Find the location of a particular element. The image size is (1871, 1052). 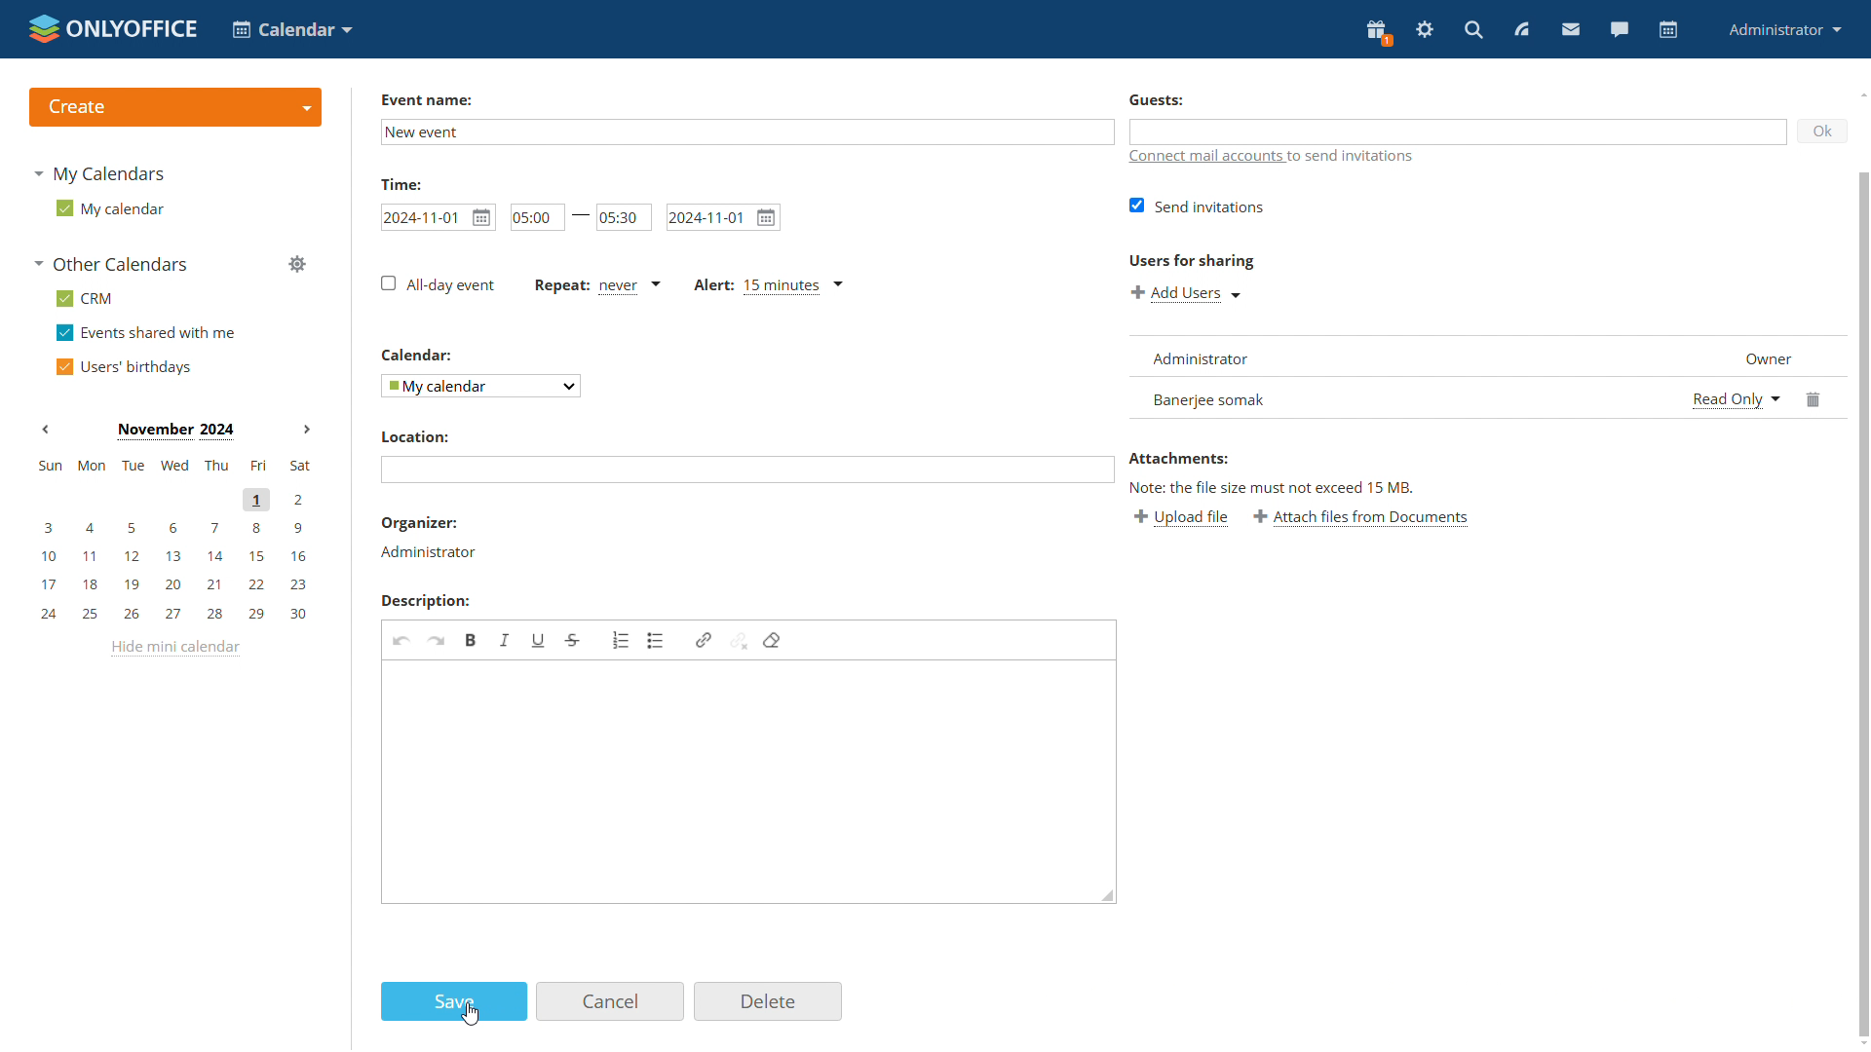

Select end date is located at coordinates (723, 216).